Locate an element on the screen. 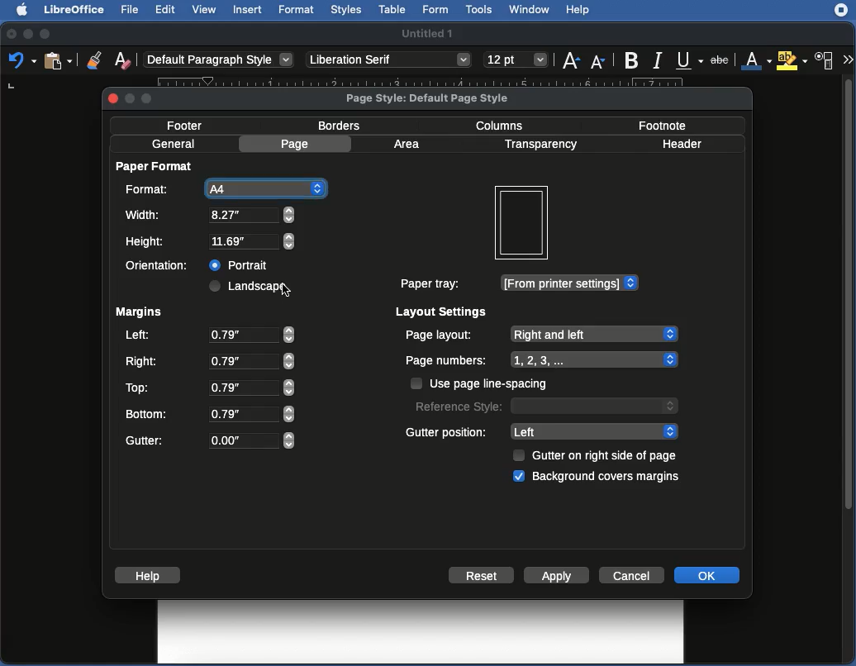 The width and height of the screenshot is (856, 666). Reset is located at coordinates (483, 575).